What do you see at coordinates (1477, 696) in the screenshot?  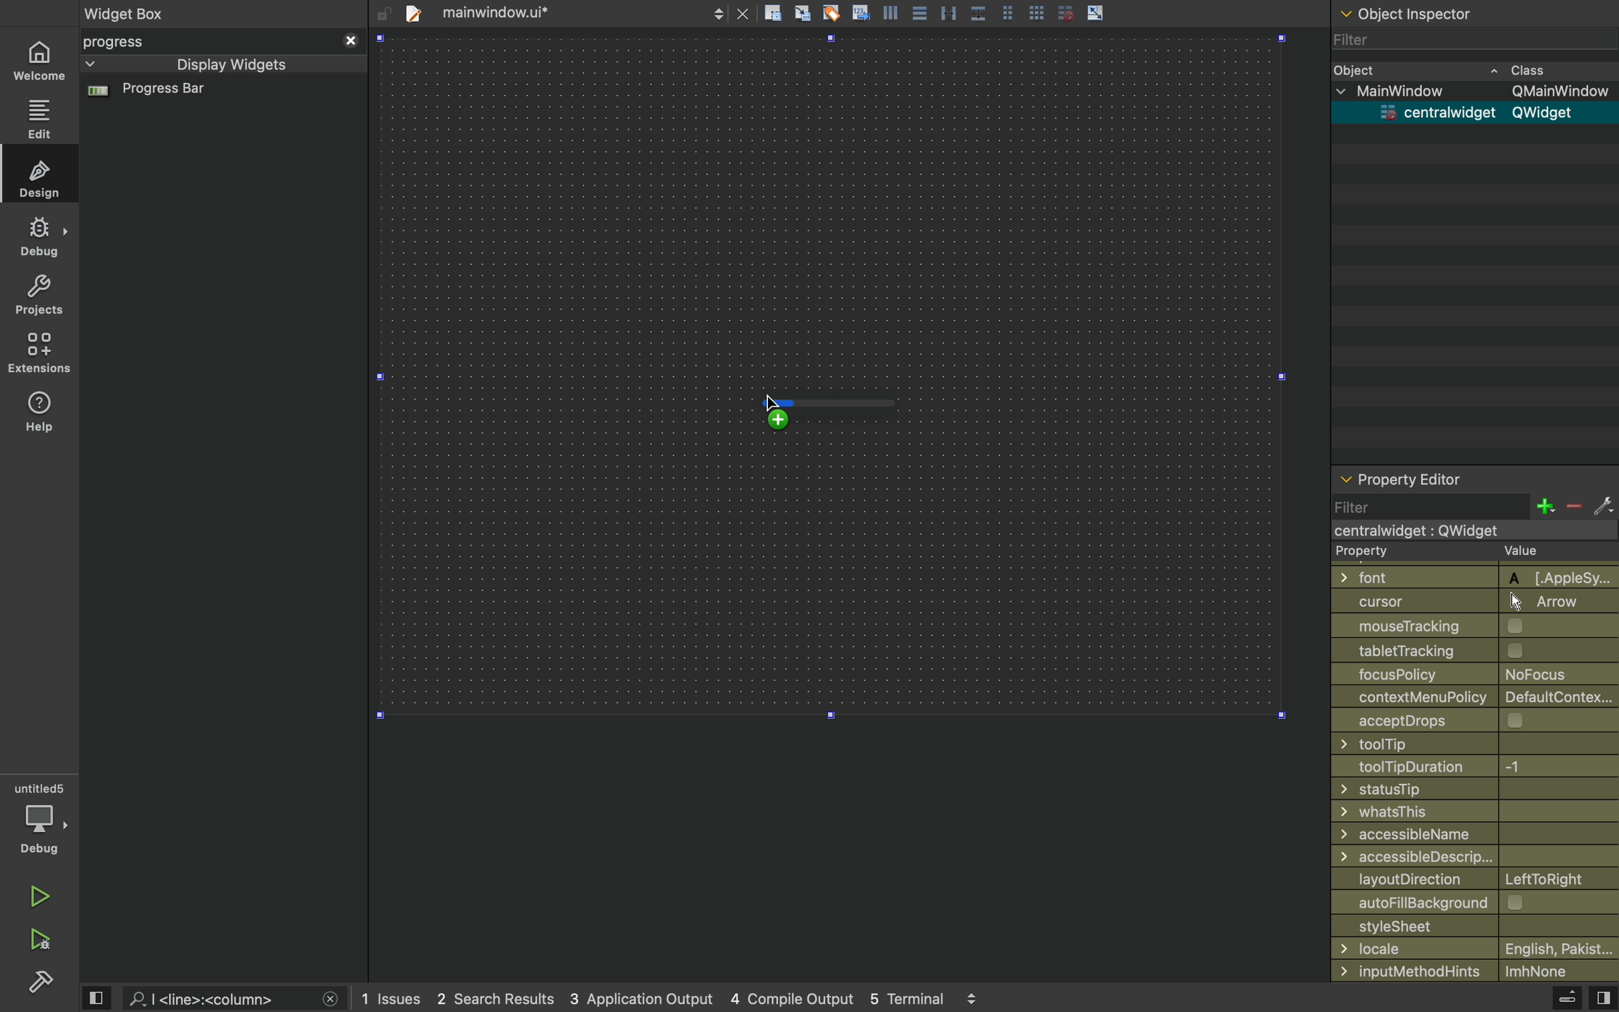 I see `contextmenupolicy` at bounding box center [1477, 696].